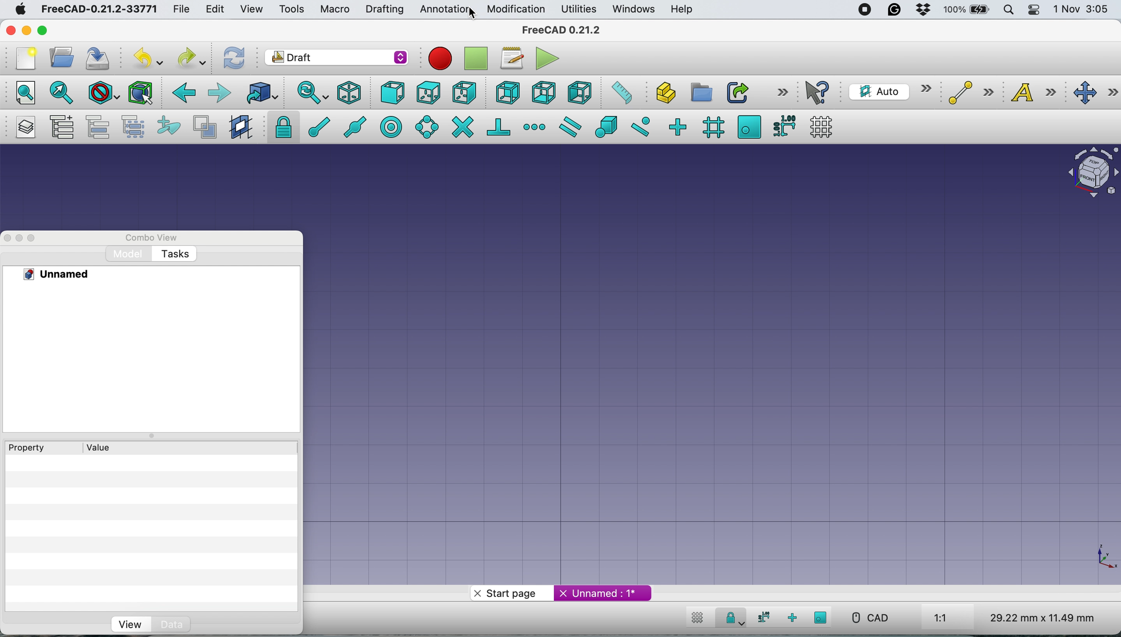 The image size is (1121, 637). I want to click on cad, so click(874, 619).